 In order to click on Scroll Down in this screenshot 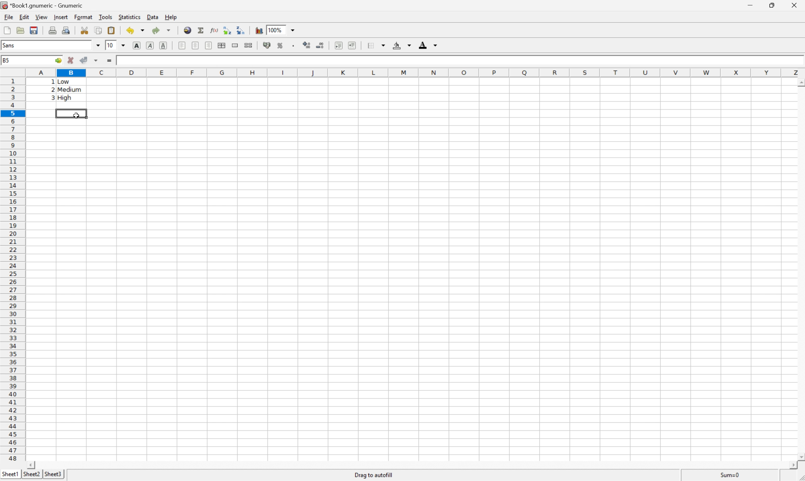, I will do `click(800, 456)`.